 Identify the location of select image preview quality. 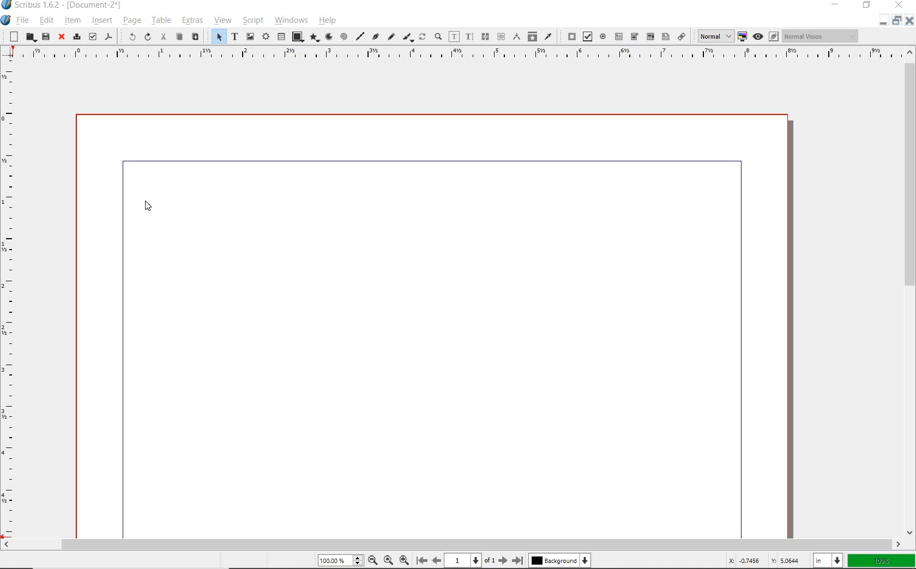
(712, 36).